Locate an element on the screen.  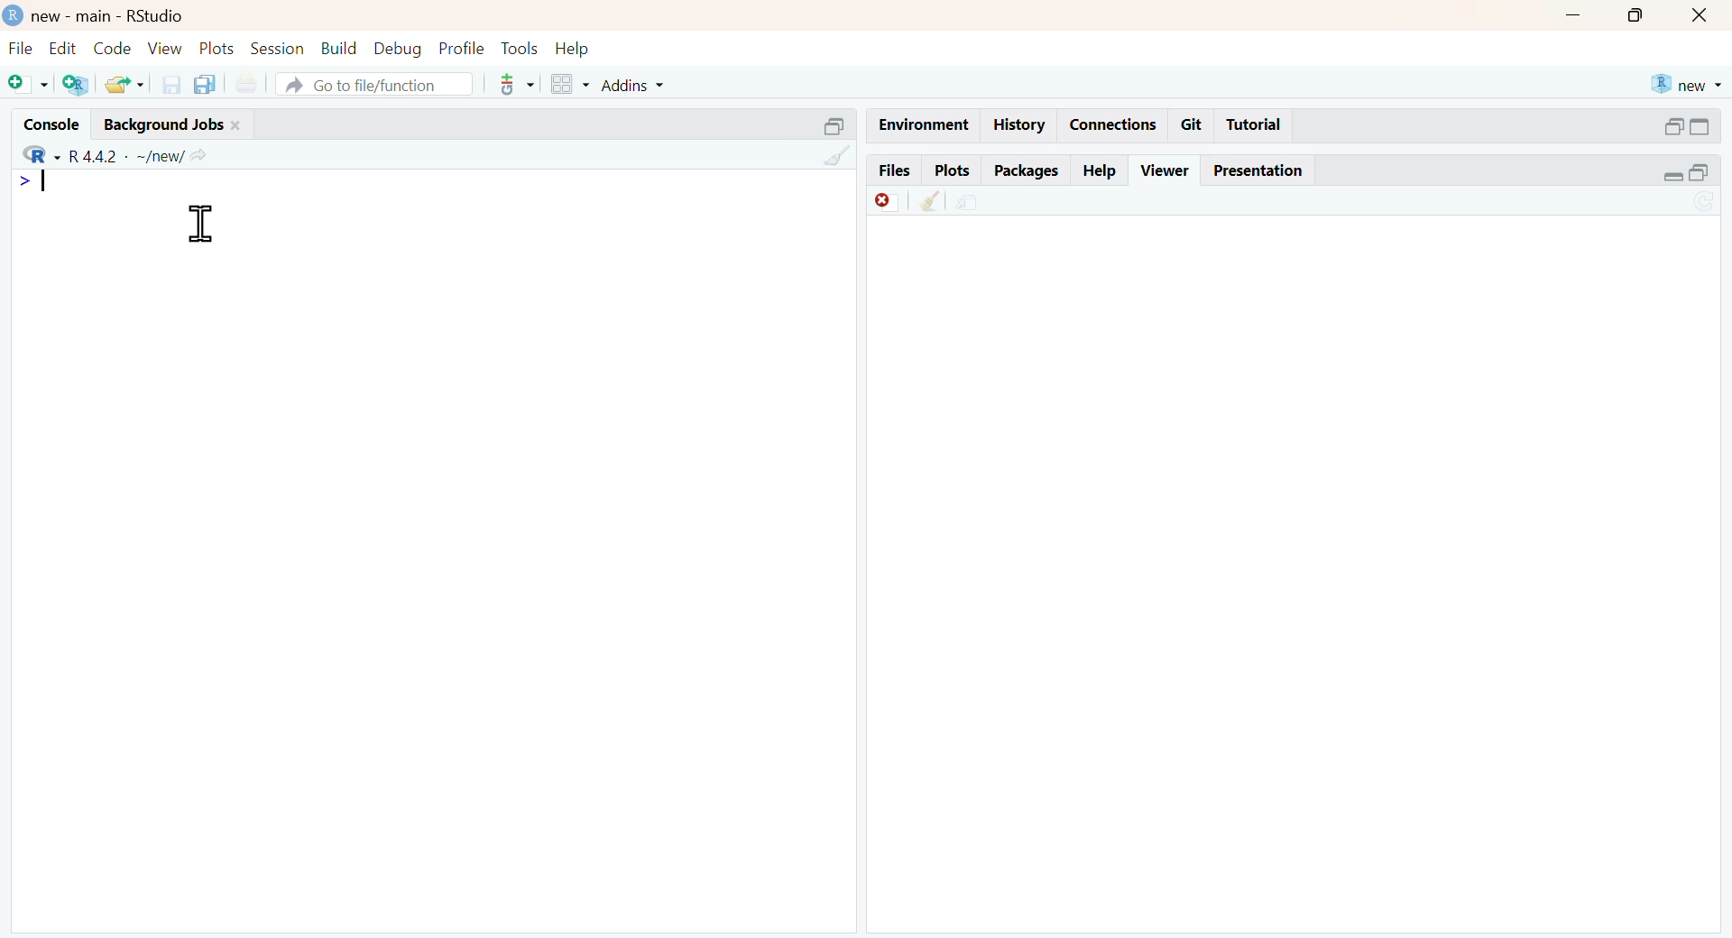
save is located at coordinates (173, 85).